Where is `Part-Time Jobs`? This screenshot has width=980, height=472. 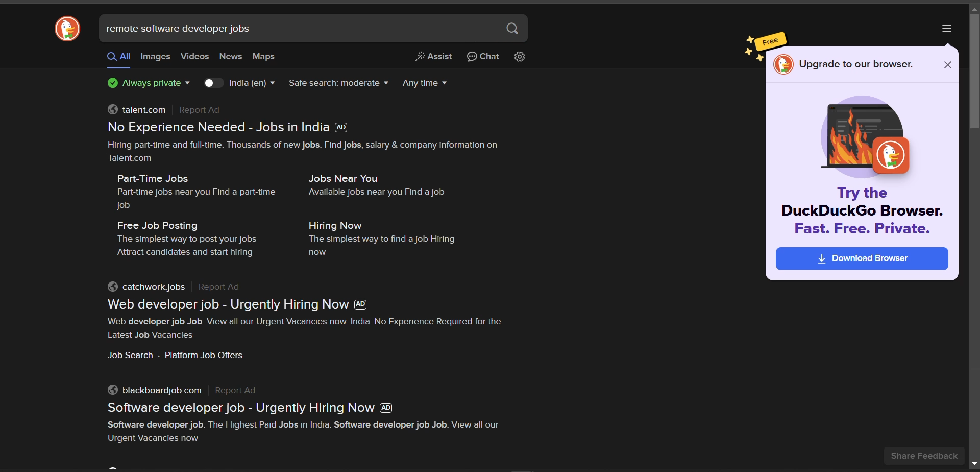 Part-Time Jobs is located at coordinates (158, 179).